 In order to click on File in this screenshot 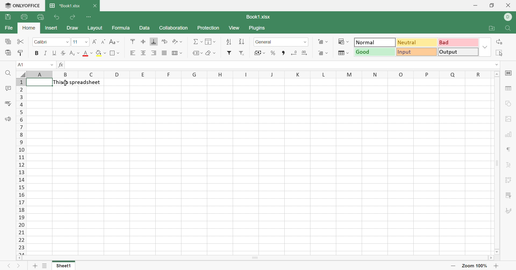, I will do `click(9, 28)`.